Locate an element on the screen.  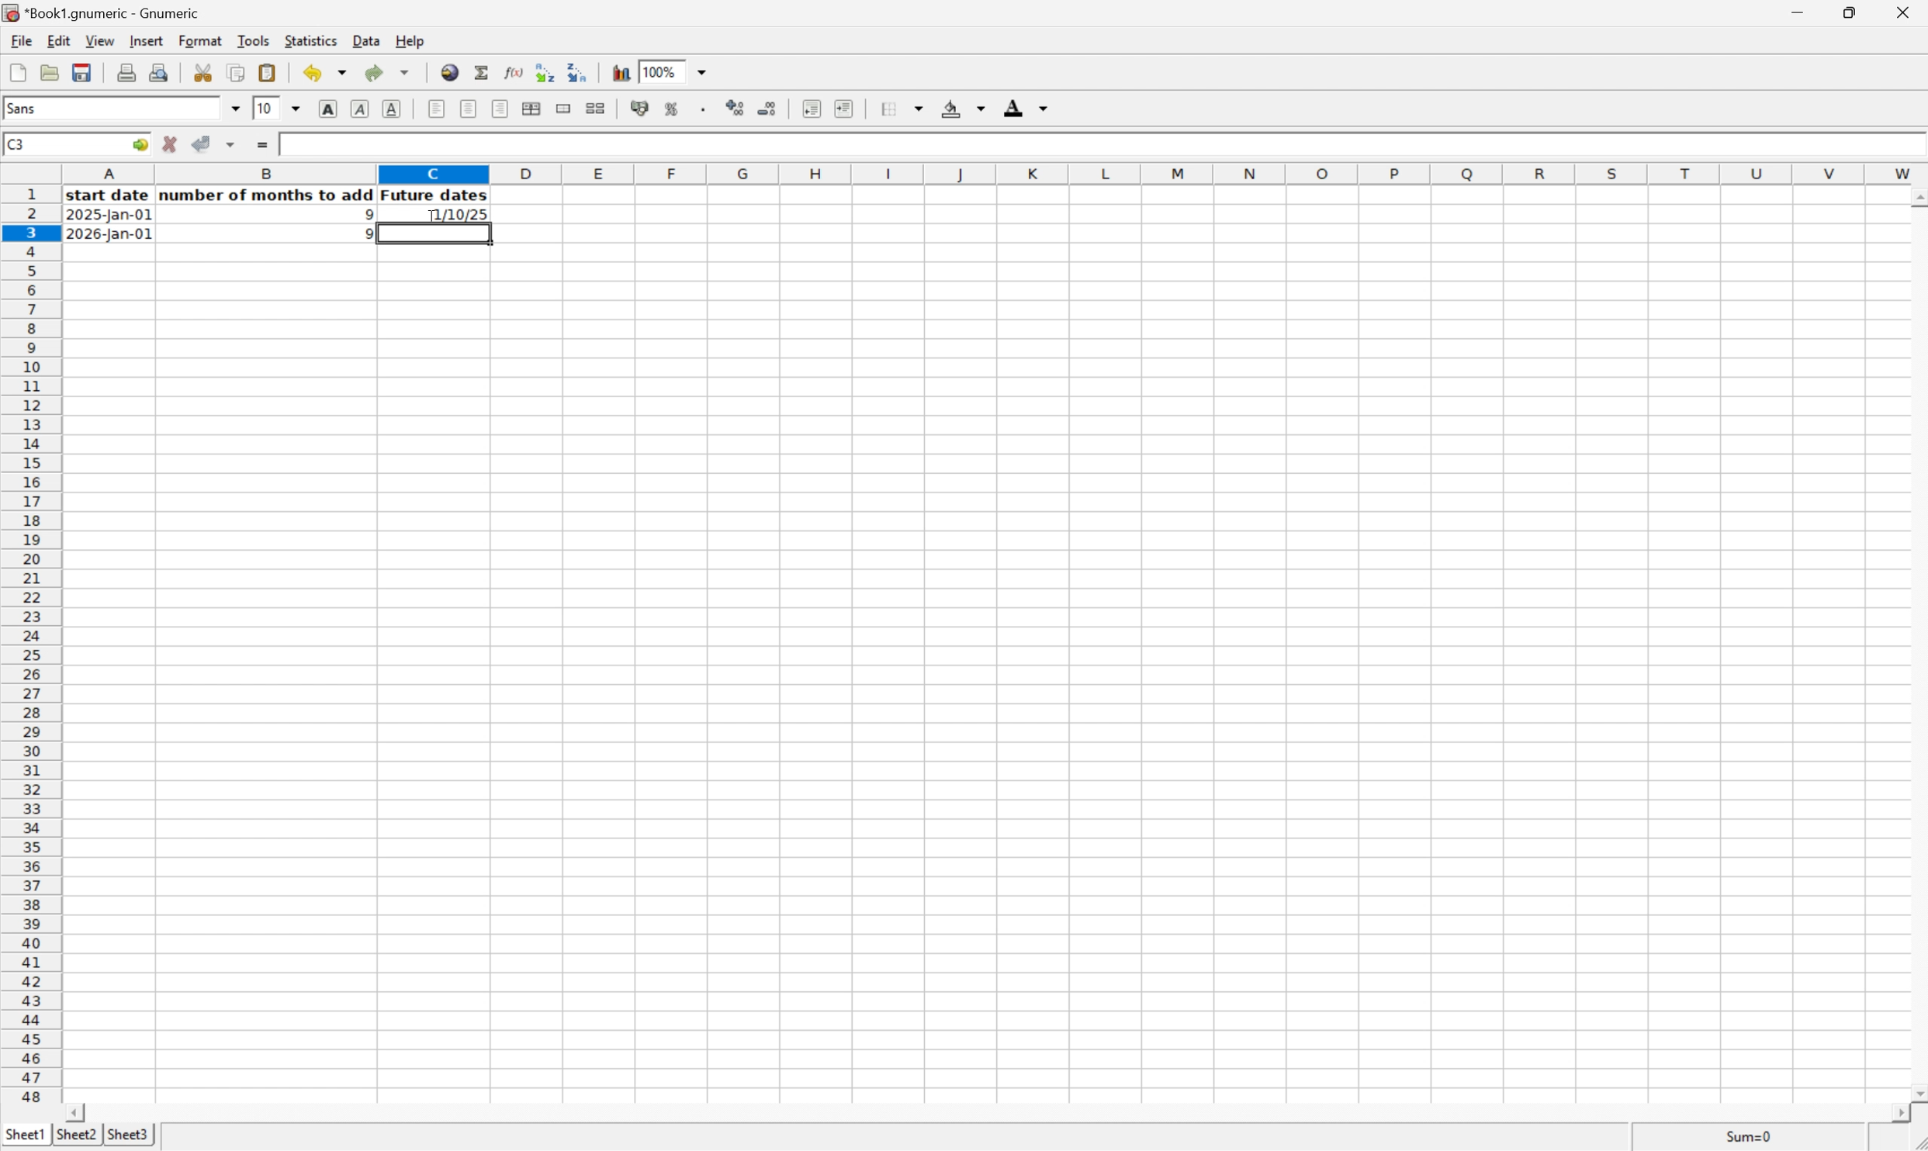
File is located at coordinates (22, 40).